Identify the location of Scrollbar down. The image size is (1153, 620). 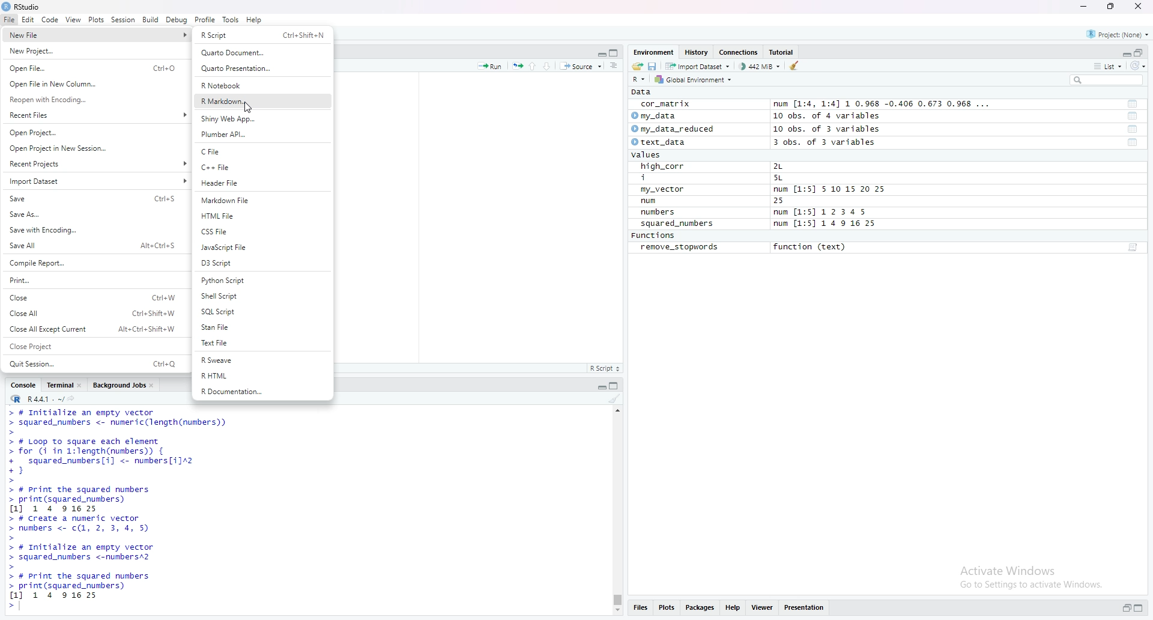
(616, 612).